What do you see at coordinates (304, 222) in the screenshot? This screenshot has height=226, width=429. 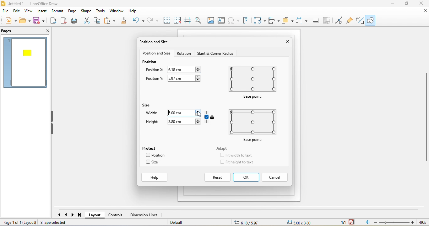 I see `0.00 x0.00` at bounding box center [304, 222].